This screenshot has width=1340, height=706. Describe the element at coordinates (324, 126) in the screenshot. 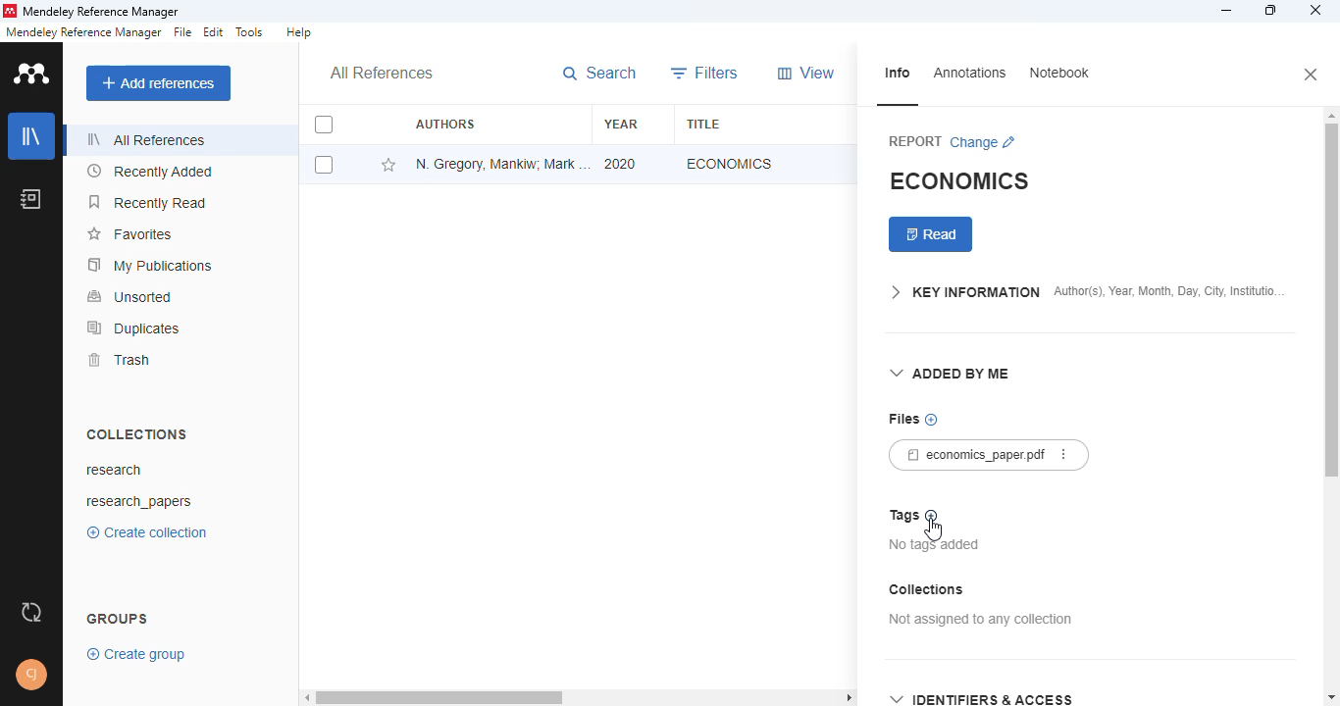

I see `select` at that location.